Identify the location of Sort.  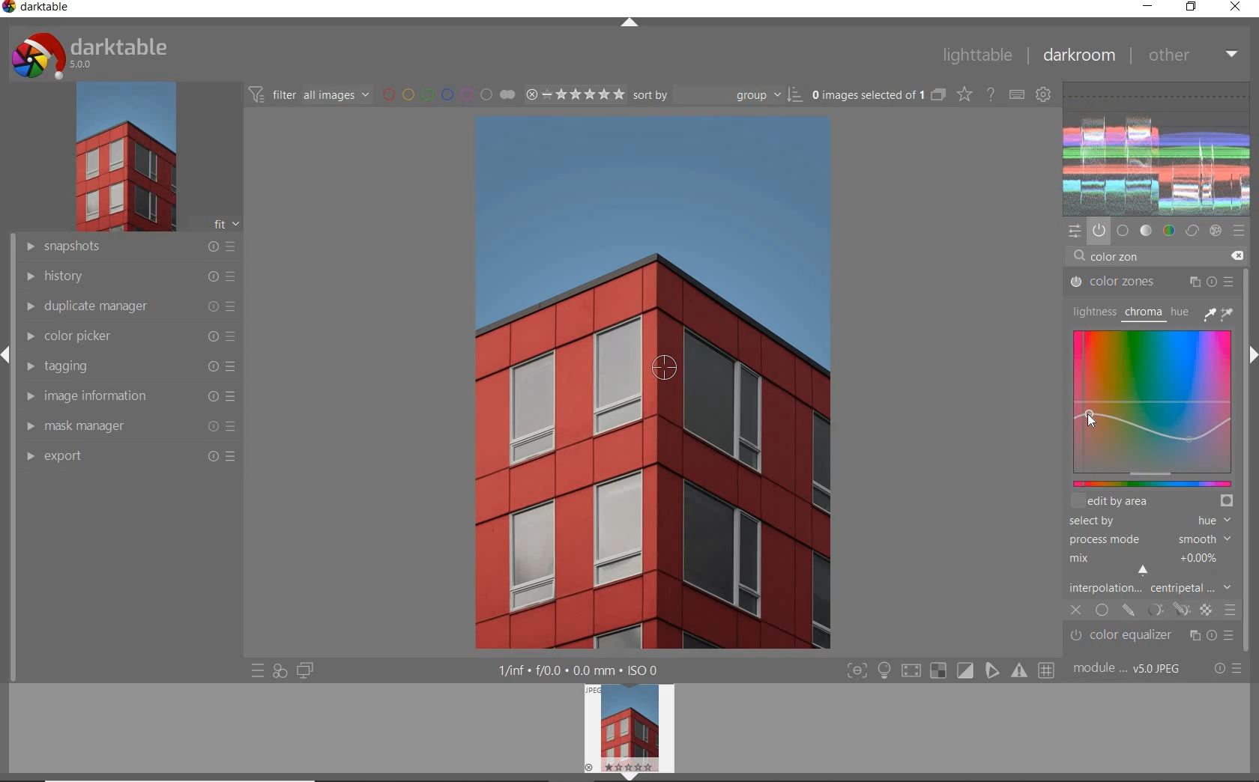
(719, 96).